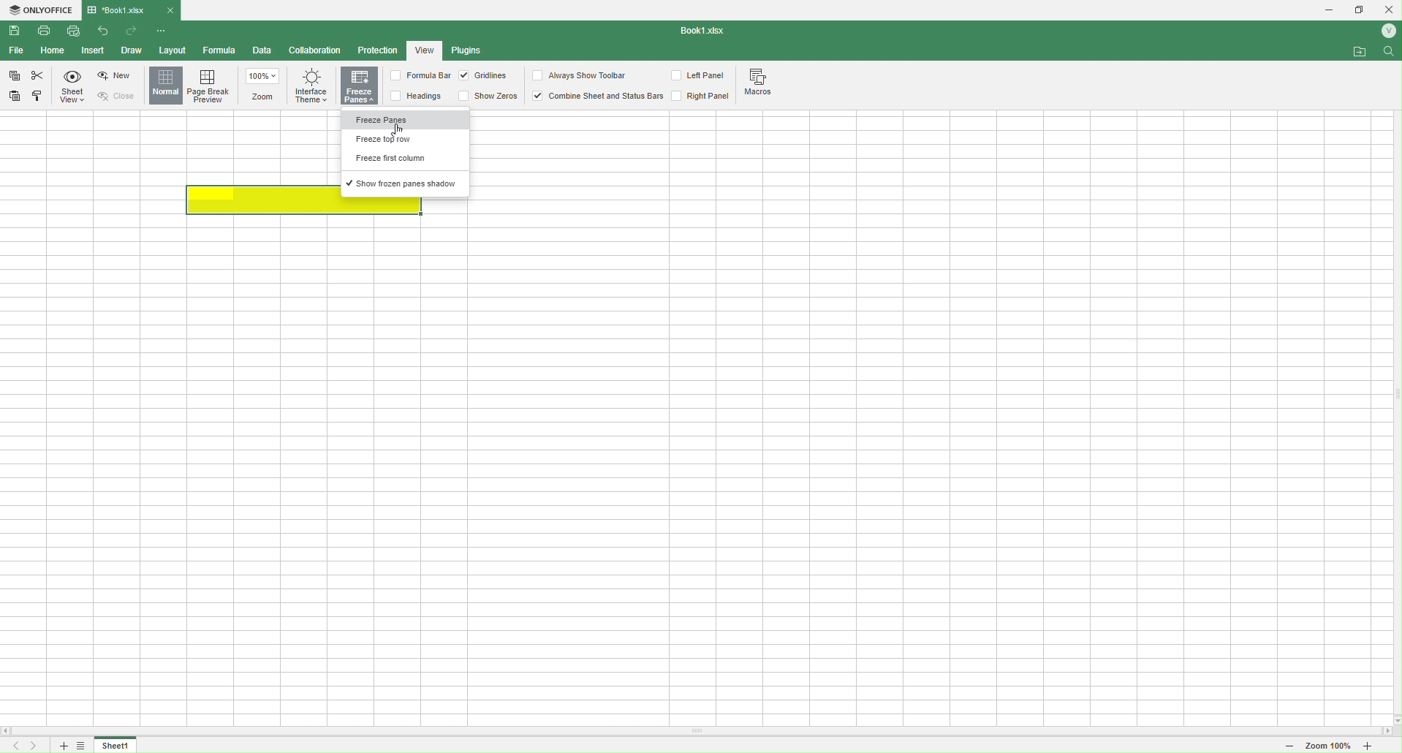 The image size is (1402, 753). Describe the element at coordinates (48, 34) in the screenshot. I see `Print File` at that location.